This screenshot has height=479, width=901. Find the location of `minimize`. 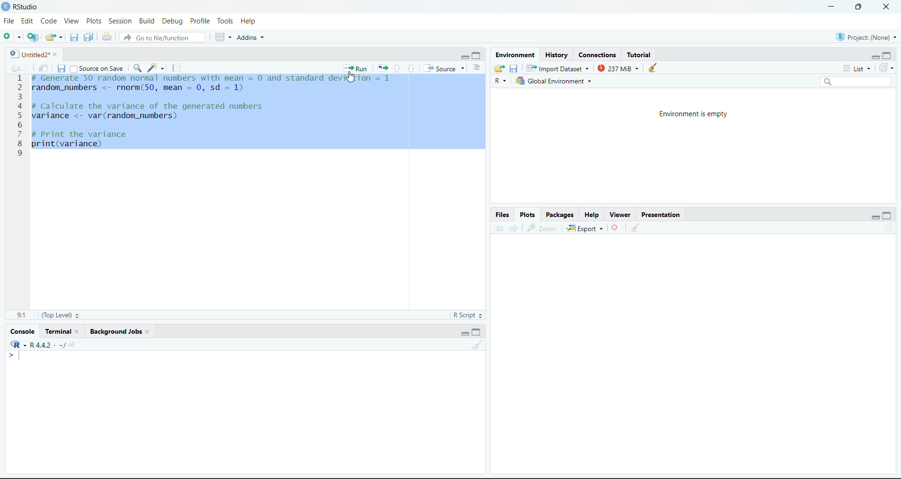

minimize is located at coordinates (875, 58).